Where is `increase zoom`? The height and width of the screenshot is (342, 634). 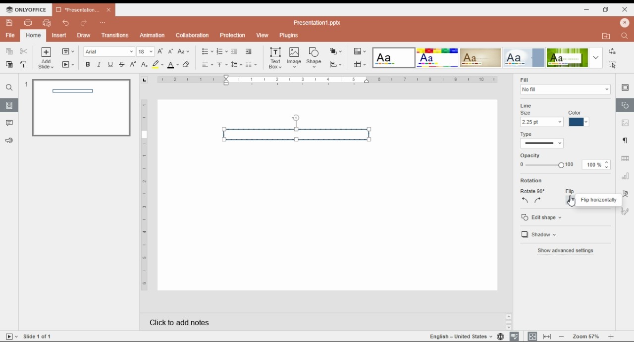
increase zoom is located at coordinates (611, 337).